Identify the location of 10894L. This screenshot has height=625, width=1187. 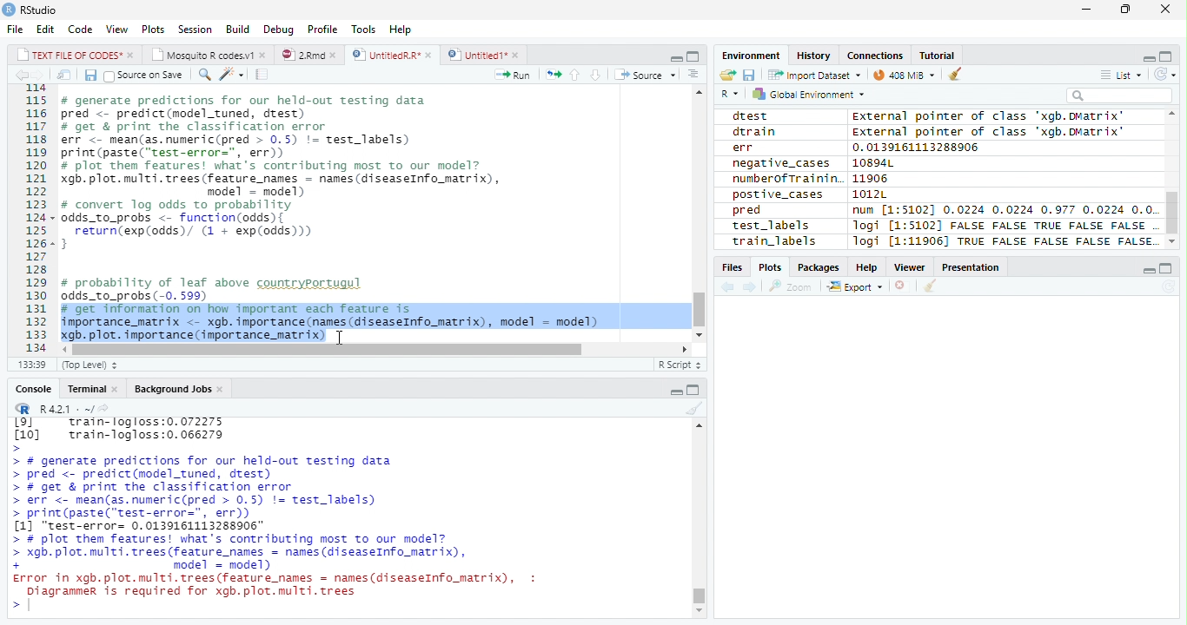
(876, 163).